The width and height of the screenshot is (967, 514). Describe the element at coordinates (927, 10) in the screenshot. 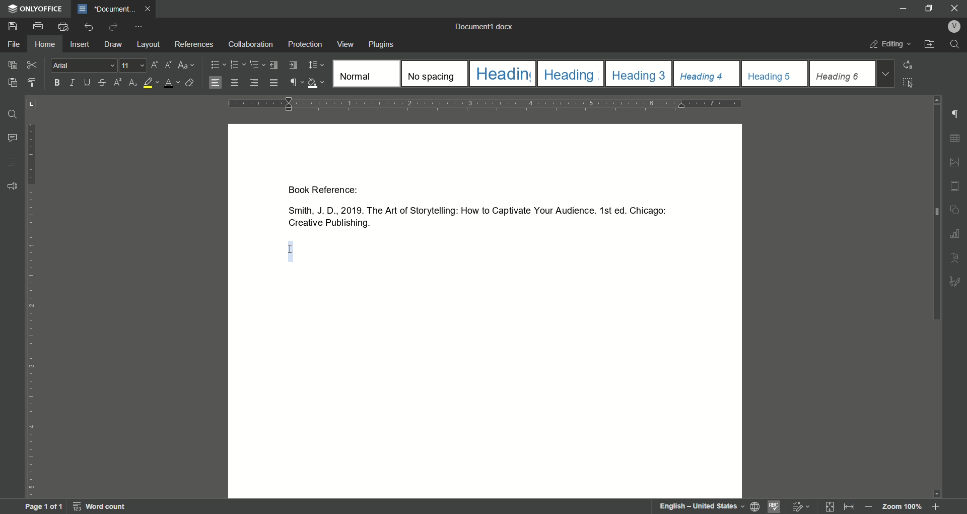

I see `minimize/maximize` at that location.